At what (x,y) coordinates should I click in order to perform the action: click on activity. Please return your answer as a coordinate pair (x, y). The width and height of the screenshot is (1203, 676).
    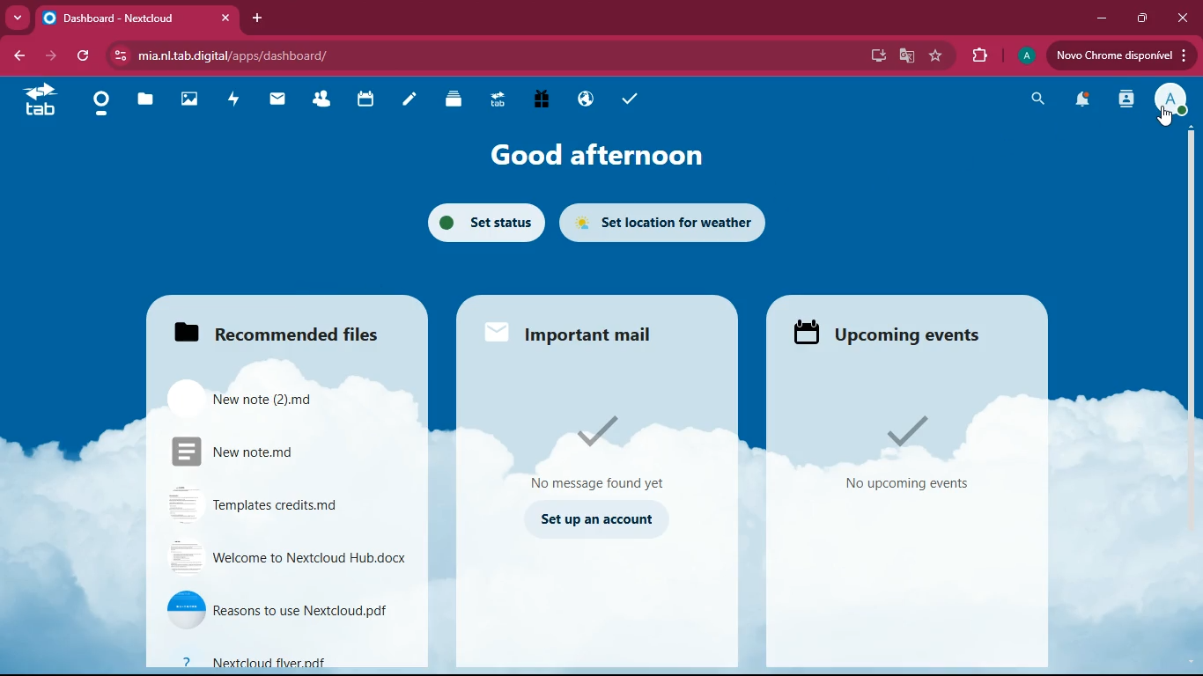
    Looking at the image, I should click on (238, 100).